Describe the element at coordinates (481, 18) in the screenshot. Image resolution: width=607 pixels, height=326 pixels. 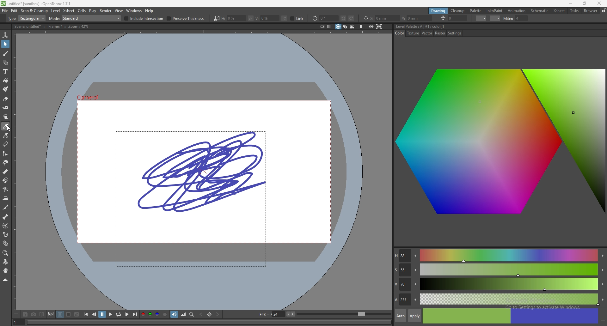
I see `cap` at that location.